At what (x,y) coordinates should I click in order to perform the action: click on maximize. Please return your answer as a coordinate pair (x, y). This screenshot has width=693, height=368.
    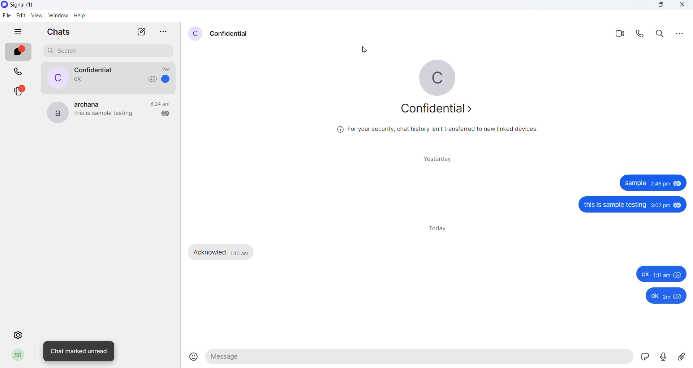
    Looking at the image, I should click on (661, 6).